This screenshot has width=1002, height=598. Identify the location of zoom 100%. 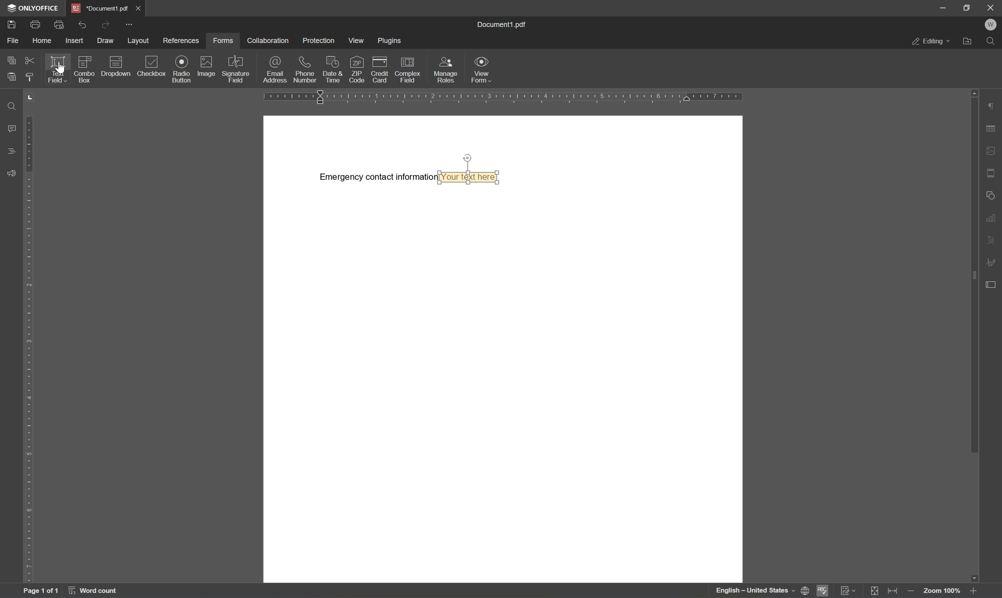
(945, 592).